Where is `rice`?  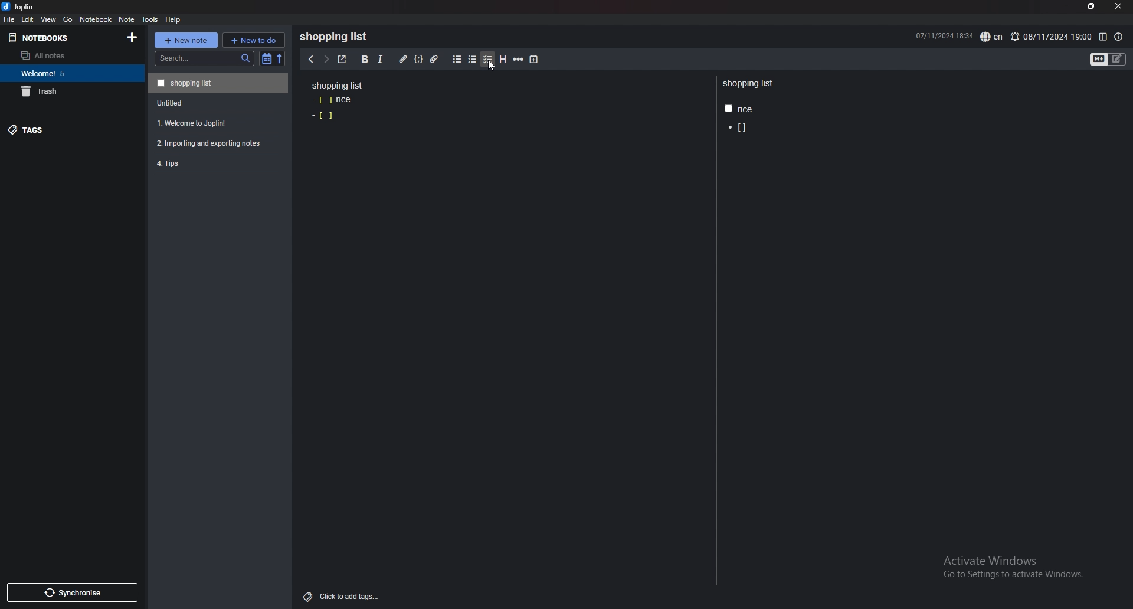 rice is located at coordinates (333, 100).